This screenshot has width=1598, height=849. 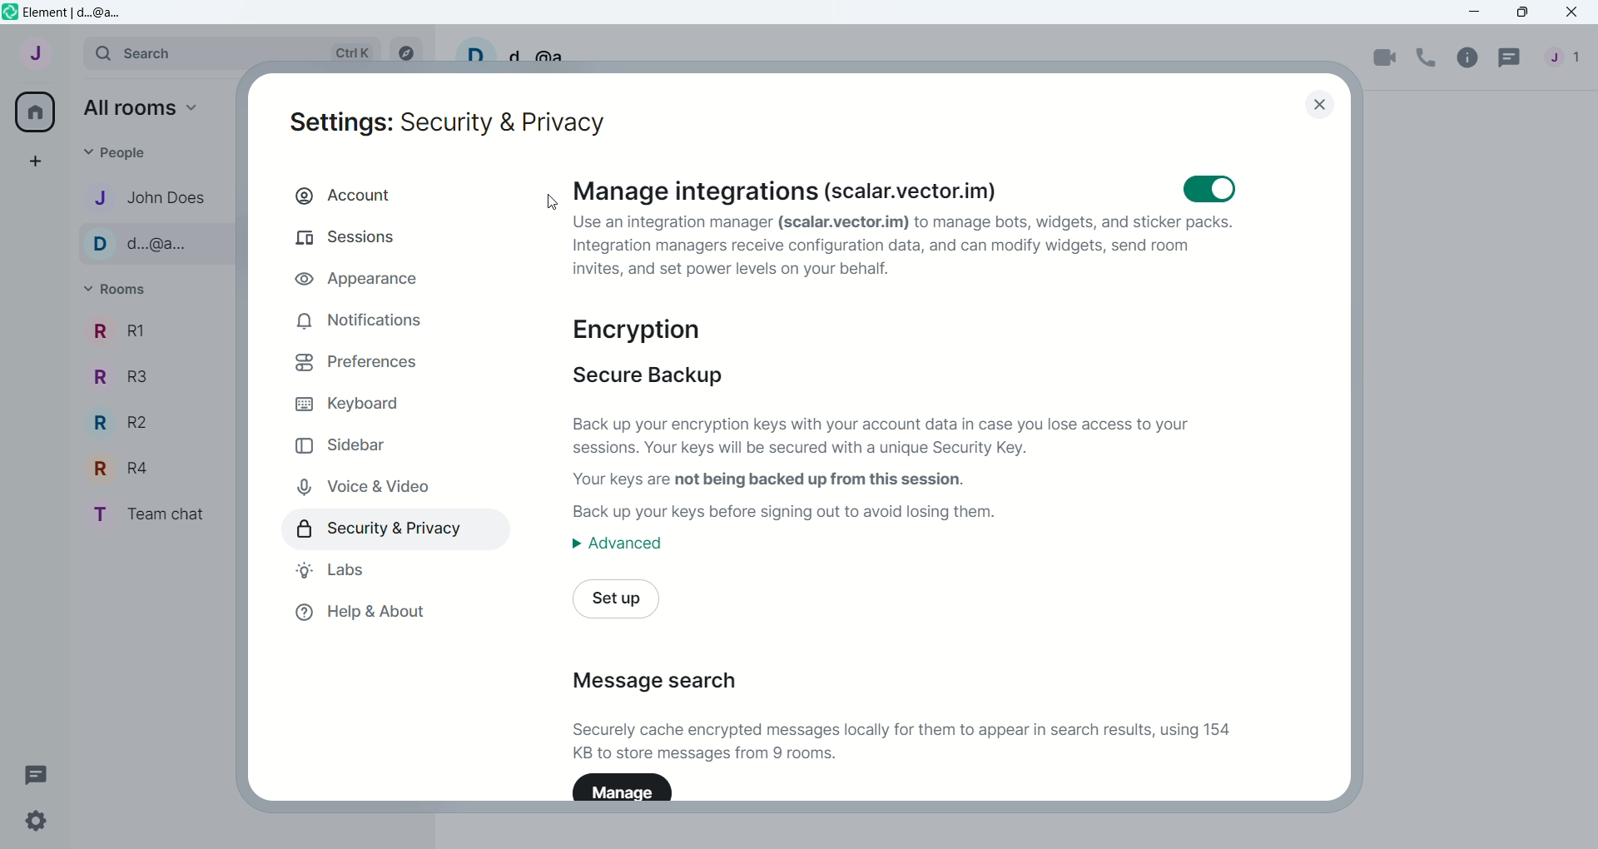 What do you see at coordinates (116, 290) in the screenshot?
I see `rooms` at bounding box center [116, 290].